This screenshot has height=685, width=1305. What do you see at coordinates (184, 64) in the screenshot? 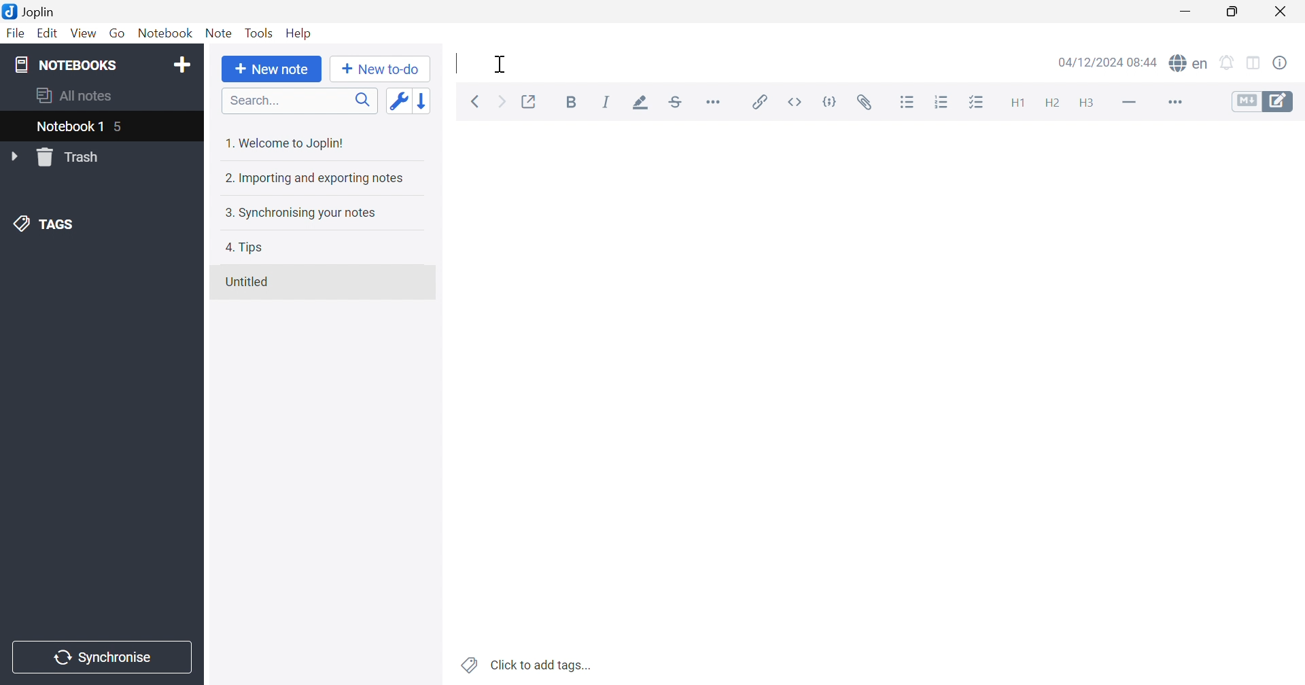
I see `Add notebook` at bounding box center [184, 64].